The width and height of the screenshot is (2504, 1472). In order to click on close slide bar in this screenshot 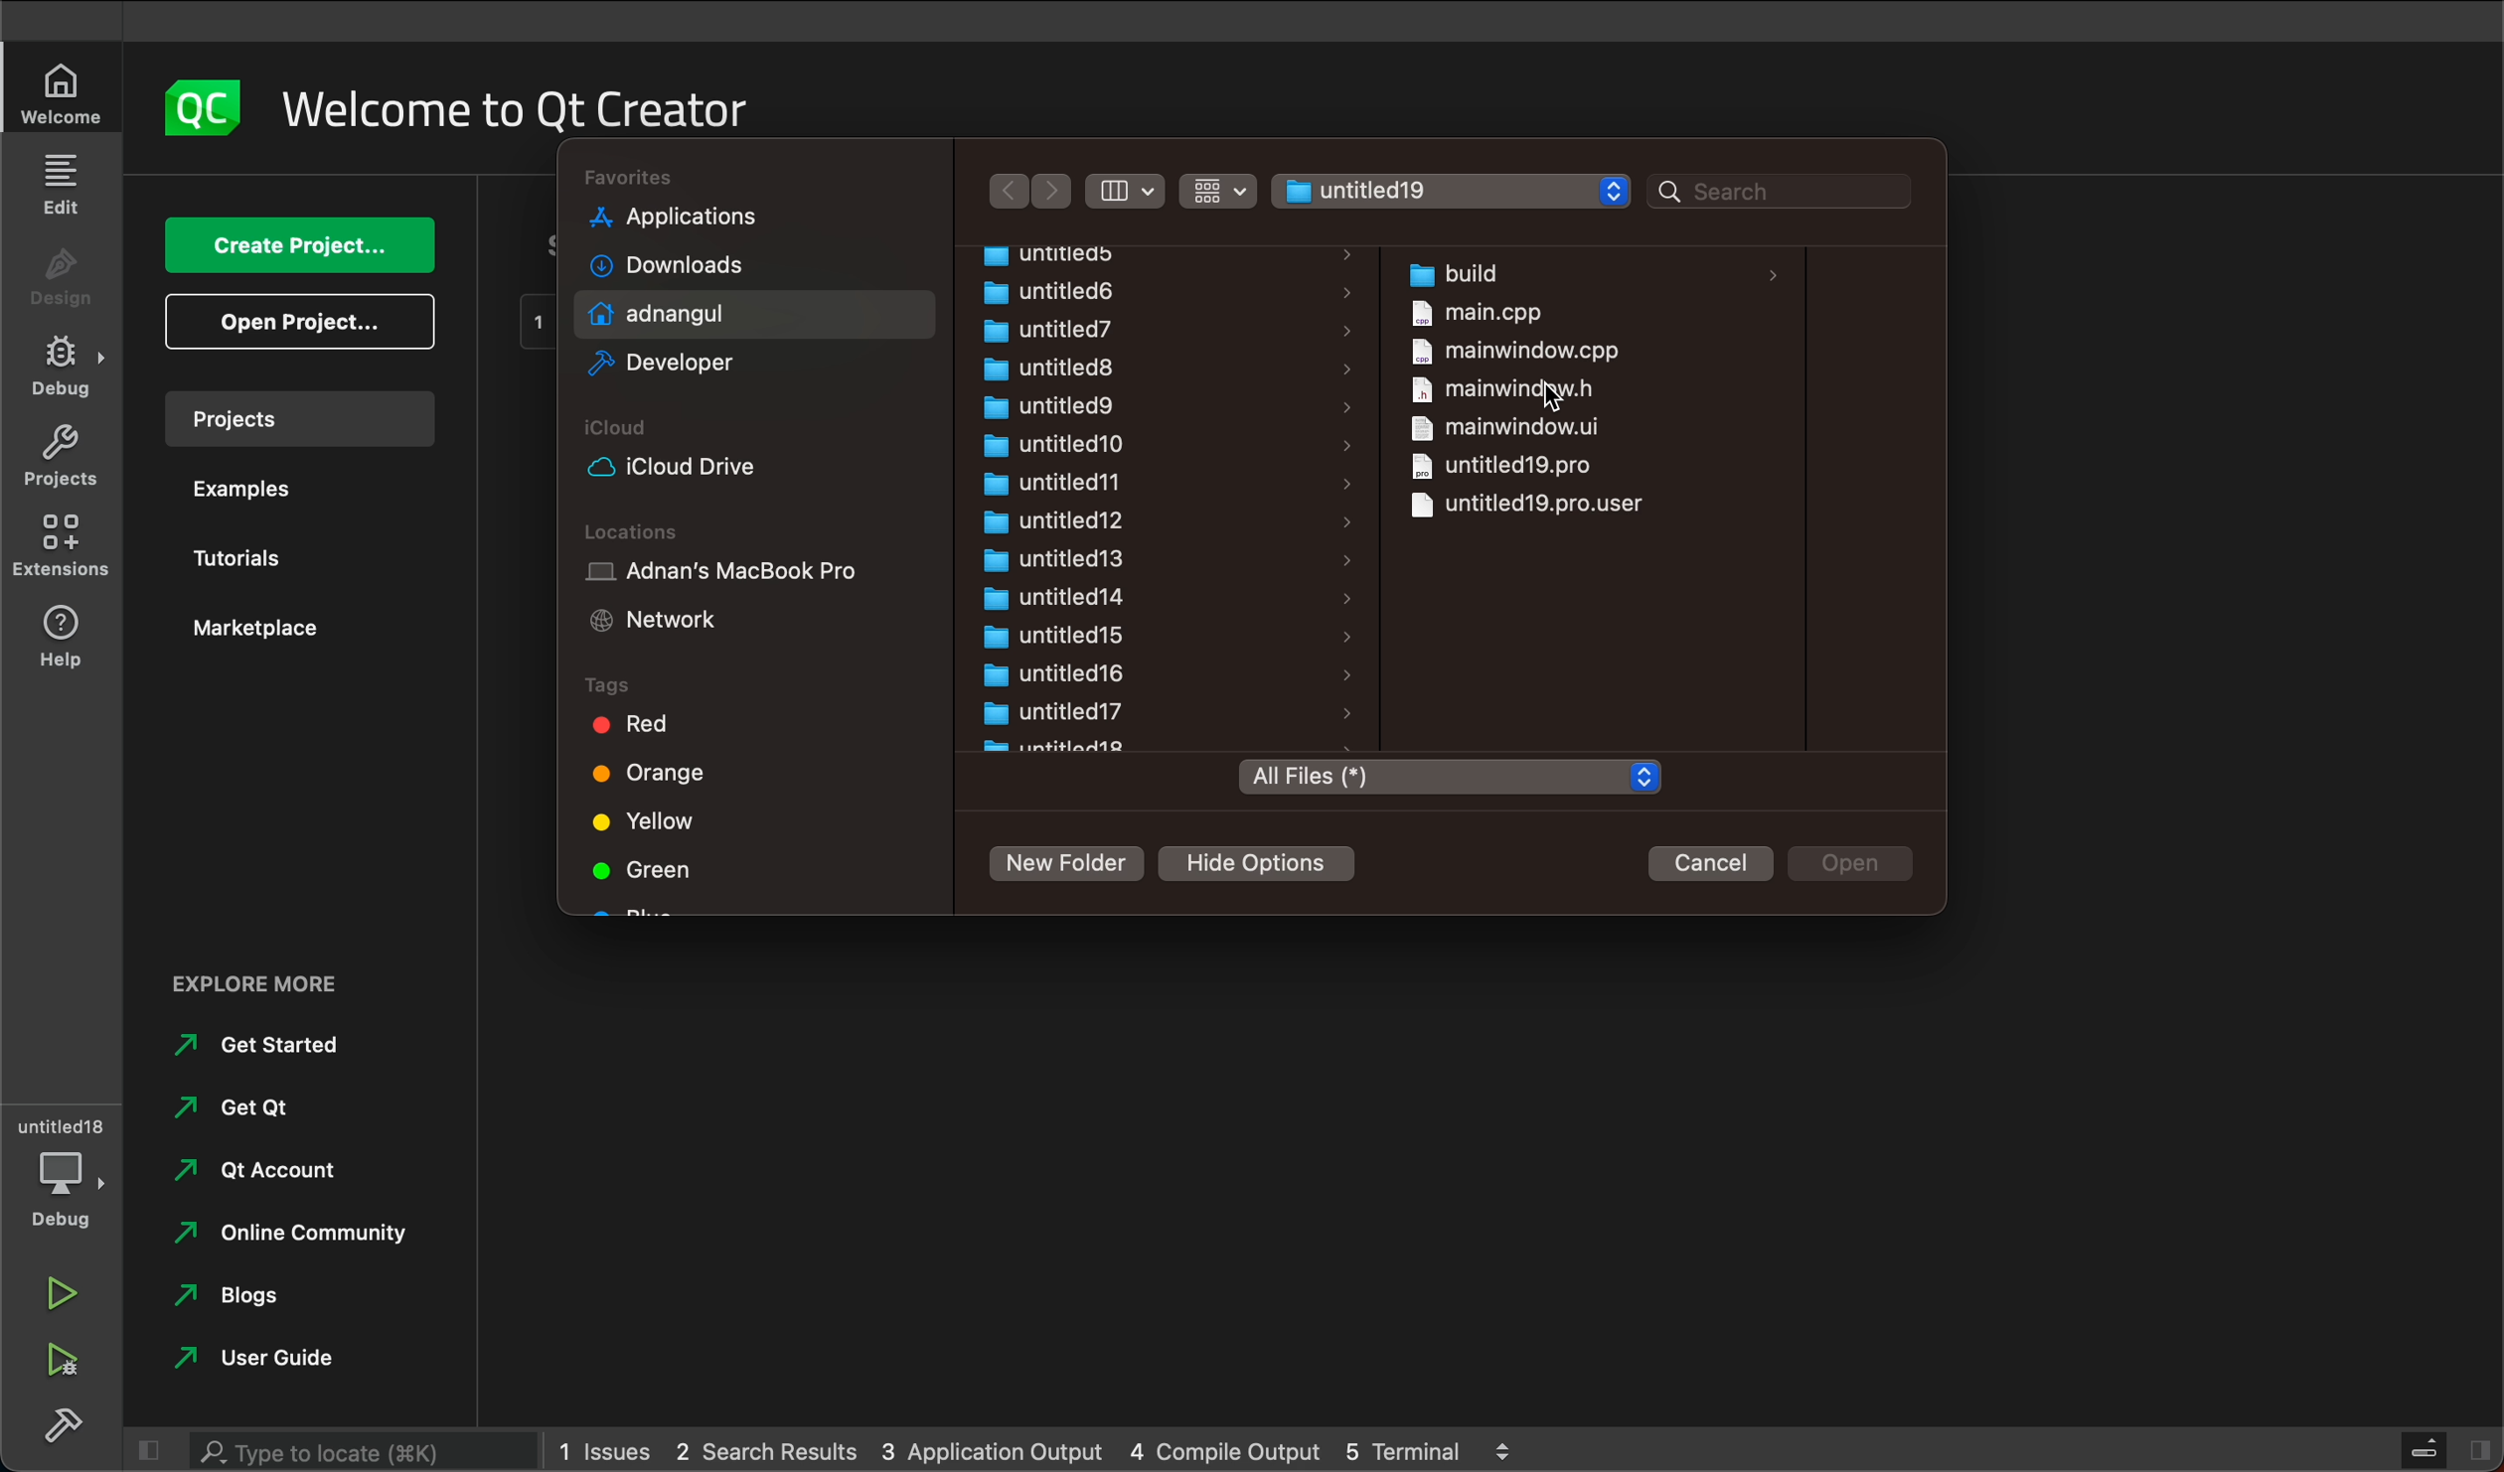, I will do `click(2446, 1453)`.